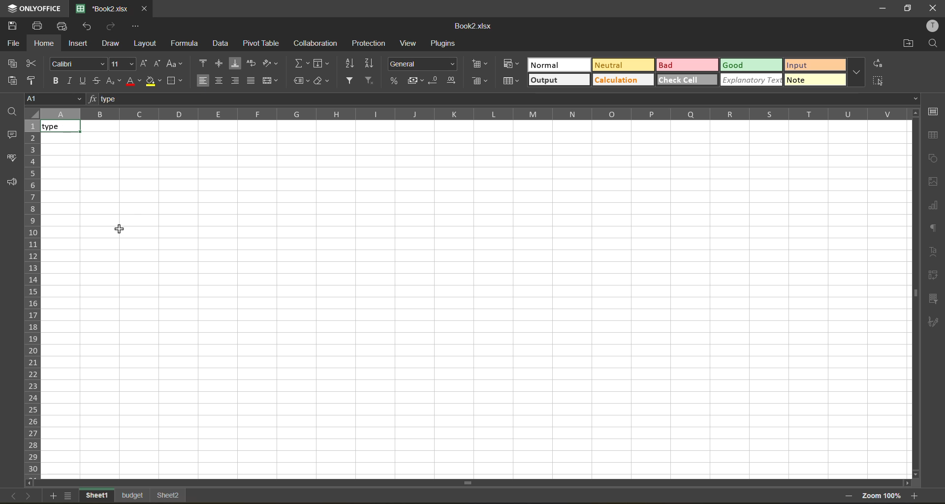 The width and height of the screenshot is (945, 504). What do you see at coordinates (175, 81) in the screenshot?
I see `borders` at bounding box center [175, 81].